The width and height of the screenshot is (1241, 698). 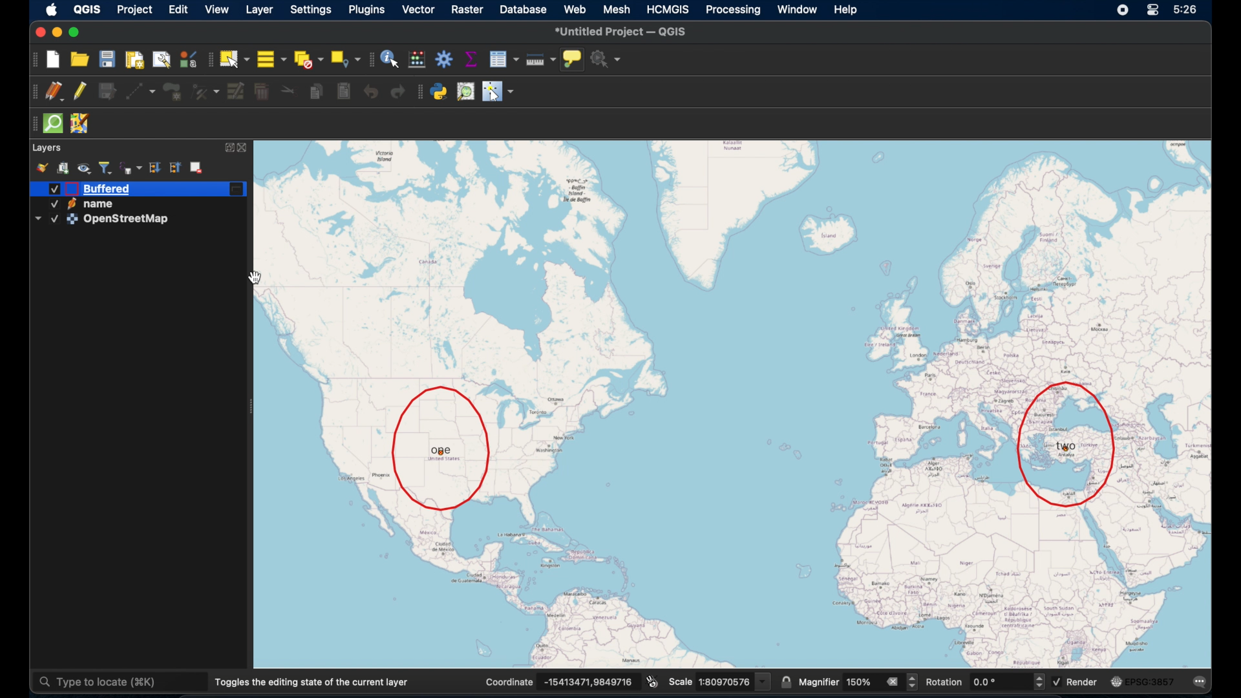 I want to click on apple icon, so click(x=52, y=9).